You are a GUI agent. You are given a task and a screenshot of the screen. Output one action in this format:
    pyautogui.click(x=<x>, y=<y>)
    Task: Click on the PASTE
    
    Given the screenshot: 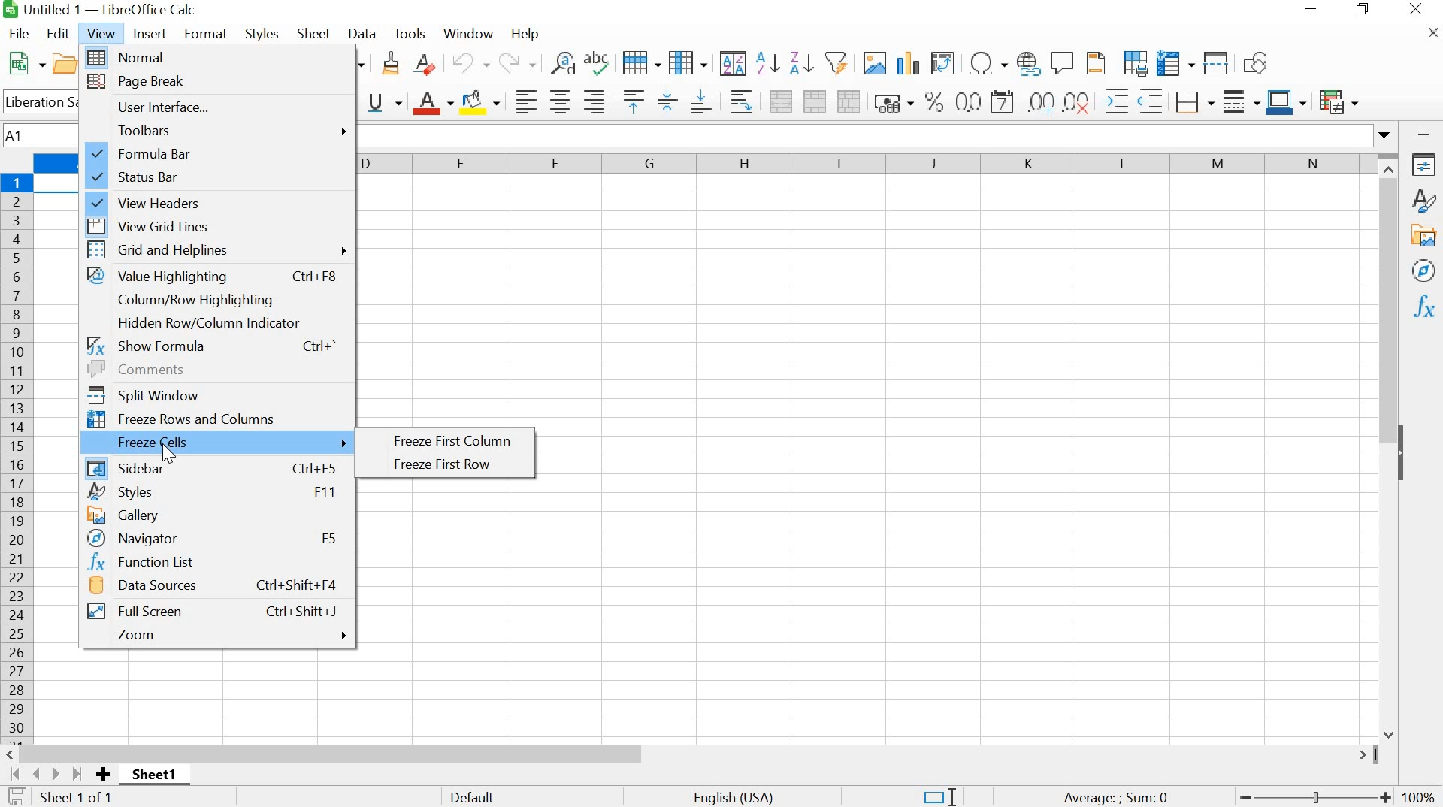 What is the action you would take?
    pyautogui.click(x=361, y=63)
    